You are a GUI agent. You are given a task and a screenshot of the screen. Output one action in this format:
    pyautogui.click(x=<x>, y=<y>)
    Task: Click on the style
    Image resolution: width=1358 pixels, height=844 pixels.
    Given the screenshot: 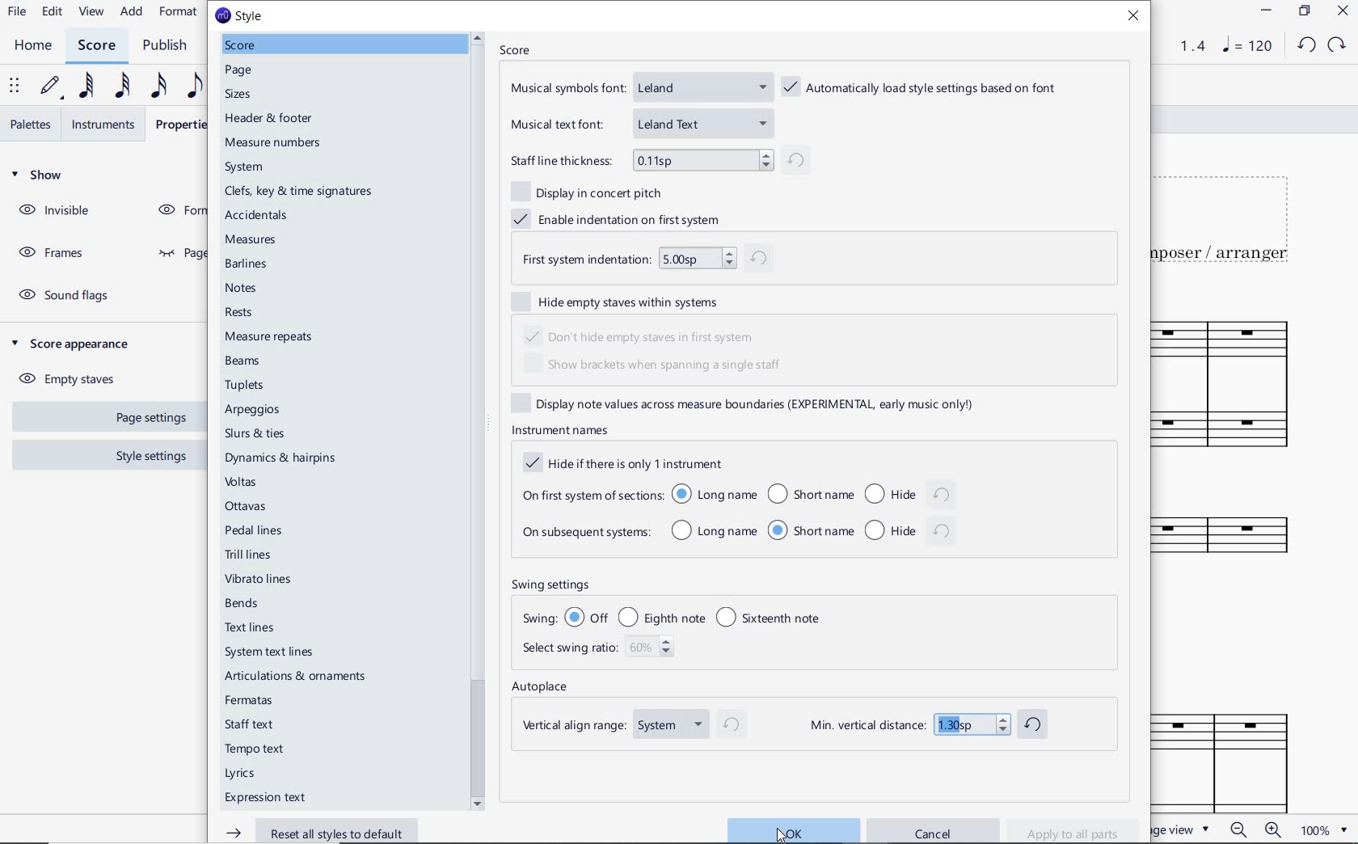 What is the action you would take?
    pyautogui.click(x=244, y=15)
    